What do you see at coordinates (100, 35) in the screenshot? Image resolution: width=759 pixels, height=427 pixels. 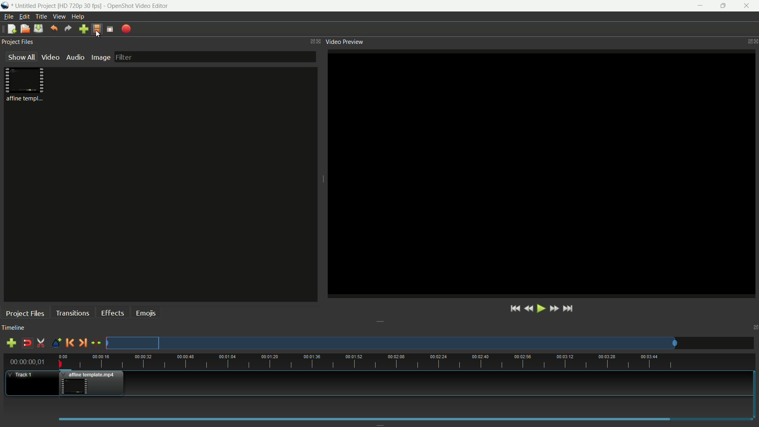 I see `cursor` at bounding box center [100, 35].